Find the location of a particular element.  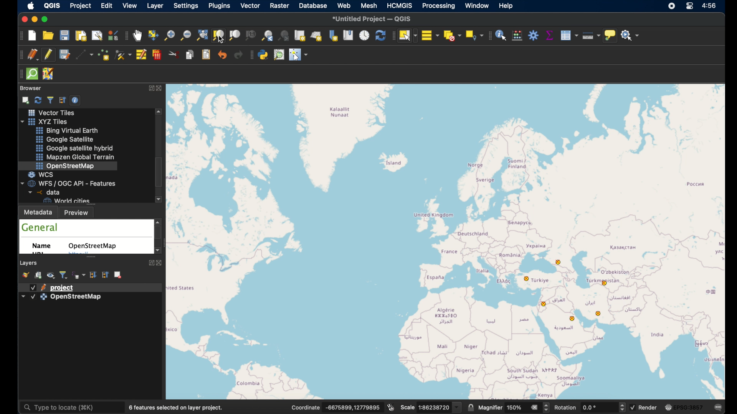

cut features is located at coordinates (174, 54).